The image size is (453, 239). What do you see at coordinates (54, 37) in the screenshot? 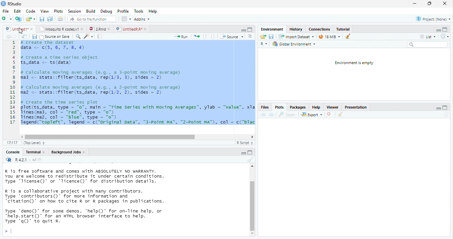
I see `Source on Save` at bounding box center [54, 37].